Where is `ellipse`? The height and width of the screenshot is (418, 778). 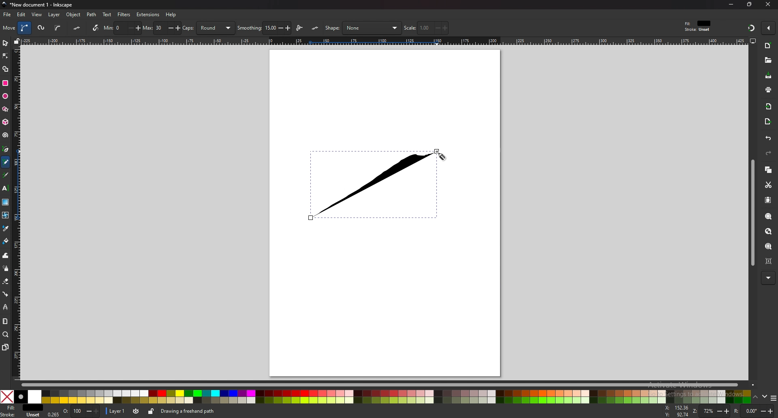 ellipse is located at coordinates (6, 96).